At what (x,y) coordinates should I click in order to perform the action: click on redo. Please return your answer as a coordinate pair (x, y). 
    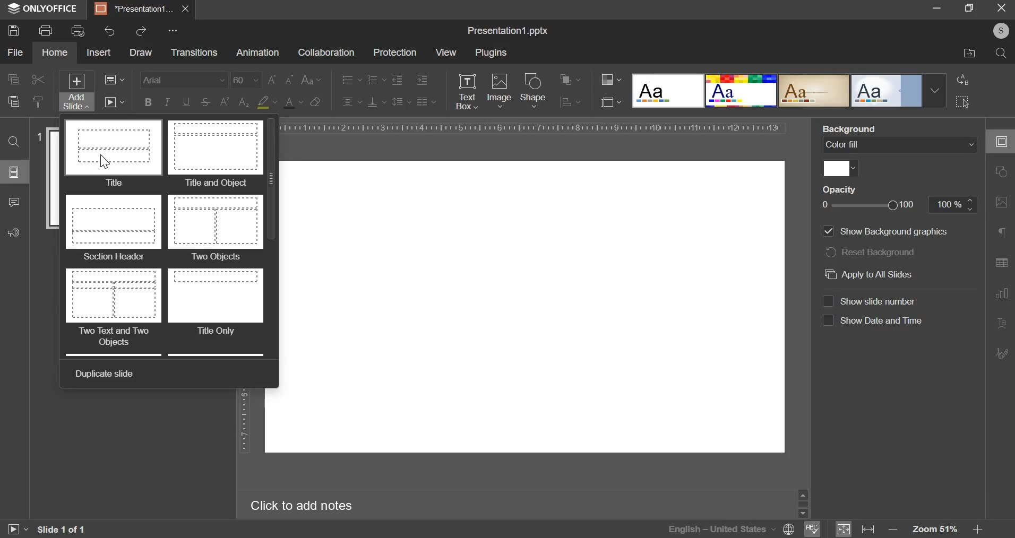
    Looking at the image, I should click on (140, 30).